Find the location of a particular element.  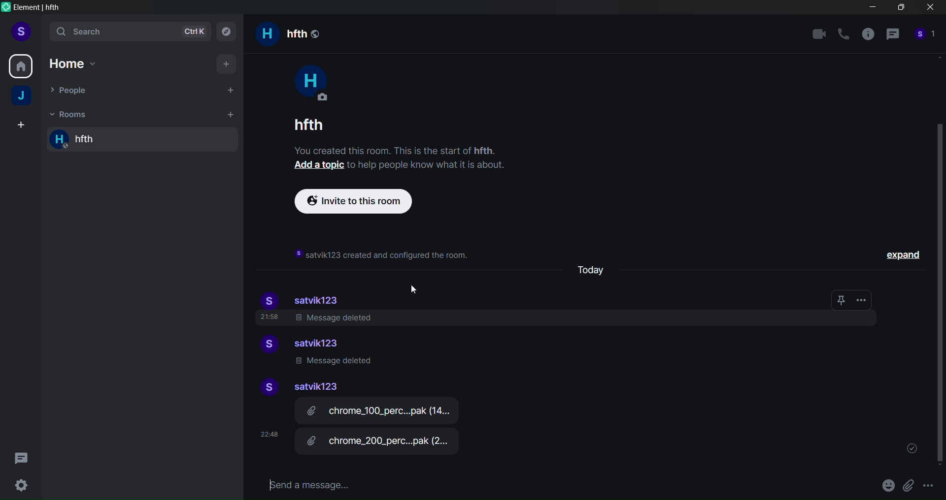

people is located at coordinates (73, 91).